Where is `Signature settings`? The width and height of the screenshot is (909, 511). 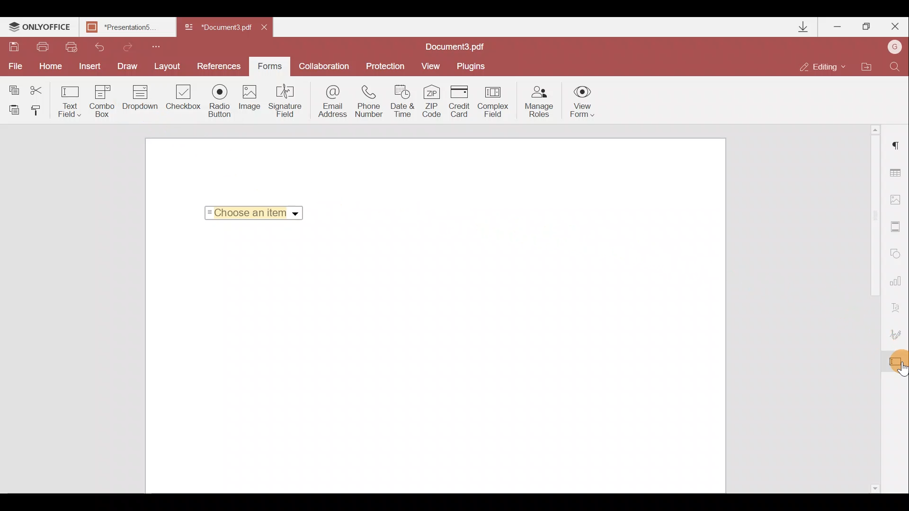 Signature settings is located at coordinates (895, 331).